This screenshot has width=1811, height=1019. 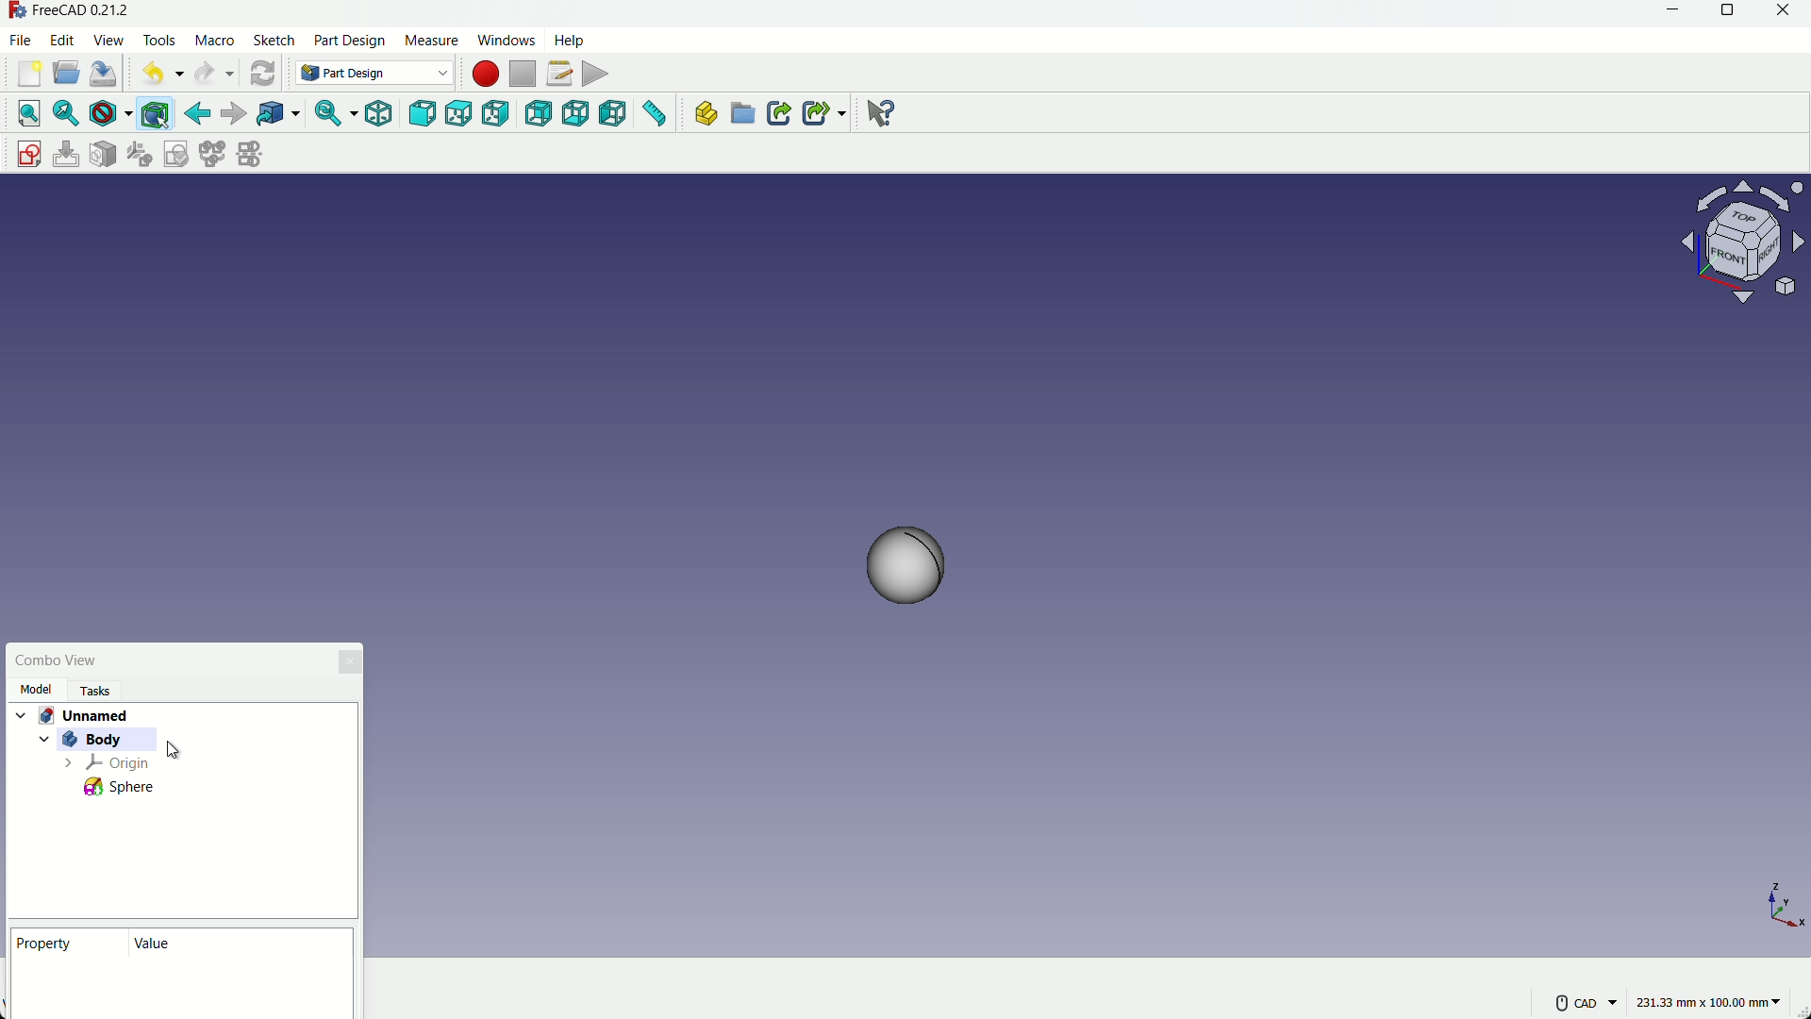 What do you see at coordinates (153, 75) in the screenshot?
I see `undo` at bounding box center [153, 75].